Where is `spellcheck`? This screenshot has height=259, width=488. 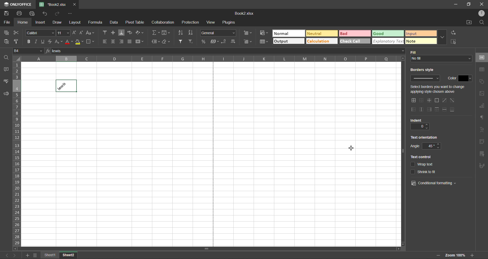
spellcheck is located at coordinates (6, 81).